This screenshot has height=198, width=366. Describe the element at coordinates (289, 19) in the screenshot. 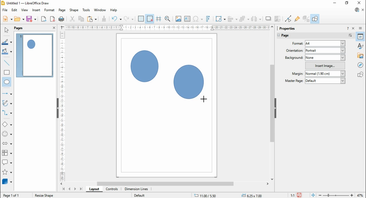

I see `toggle point edit mode` at that location.